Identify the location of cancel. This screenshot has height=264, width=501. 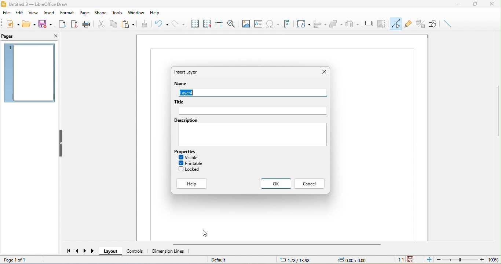
(310, 184).